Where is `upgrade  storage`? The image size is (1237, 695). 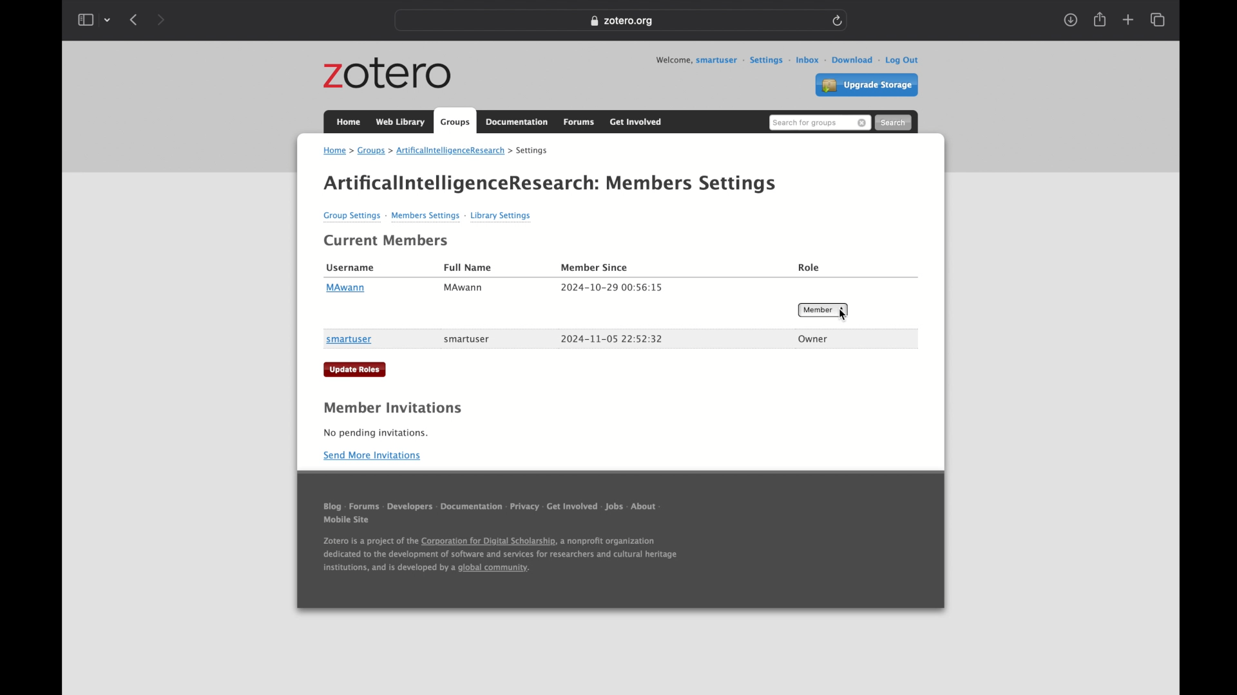 upgrade  storage is located at coordinates (867, 86).